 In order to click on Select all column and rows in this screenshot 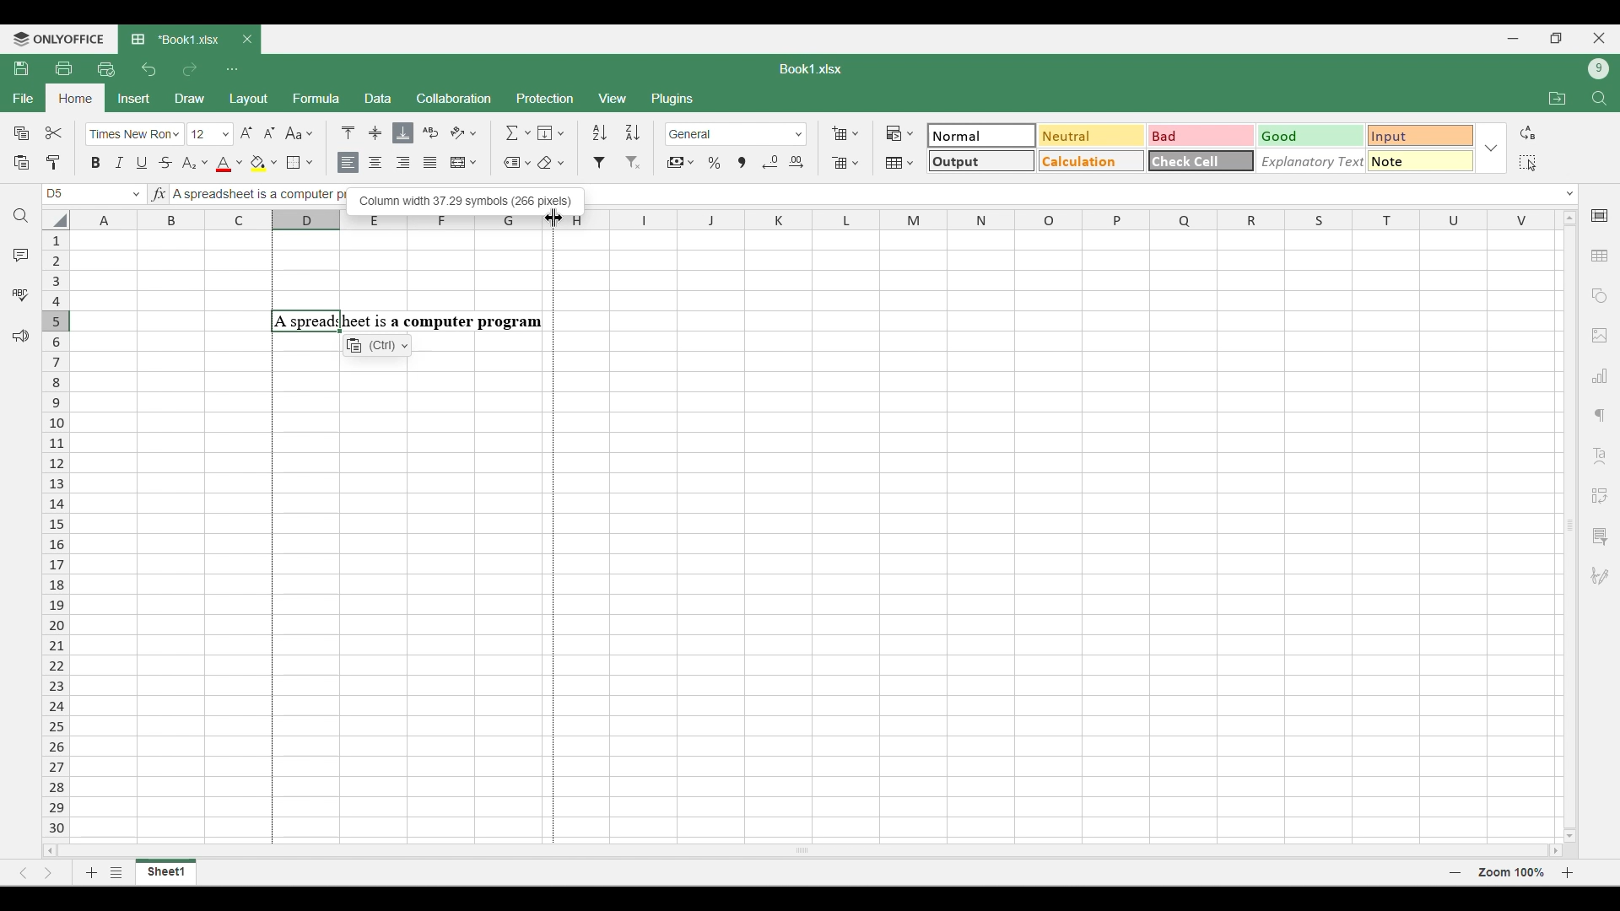, I will do `click(56, 220)`.